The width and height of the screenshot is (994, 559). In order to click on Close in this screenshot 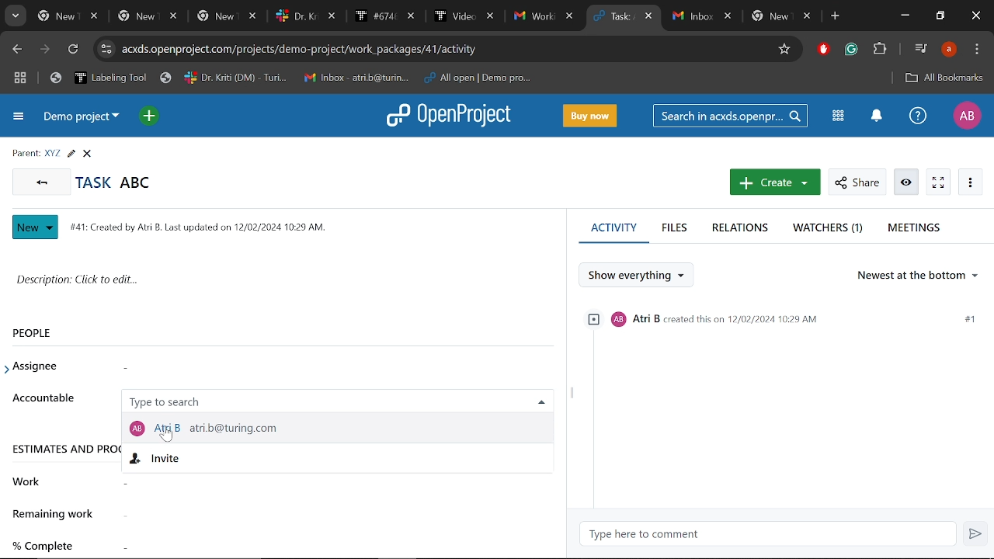, I will do `click(88, 155)`.